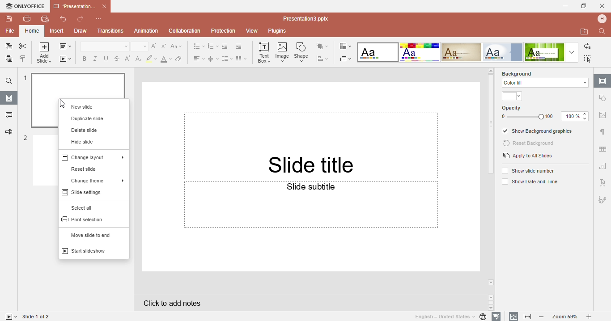 The height and width of the screenshot is (321, 611). Describe the element at coordinates (242, 58) in the screenshot. I see `Insert columns` at that location.